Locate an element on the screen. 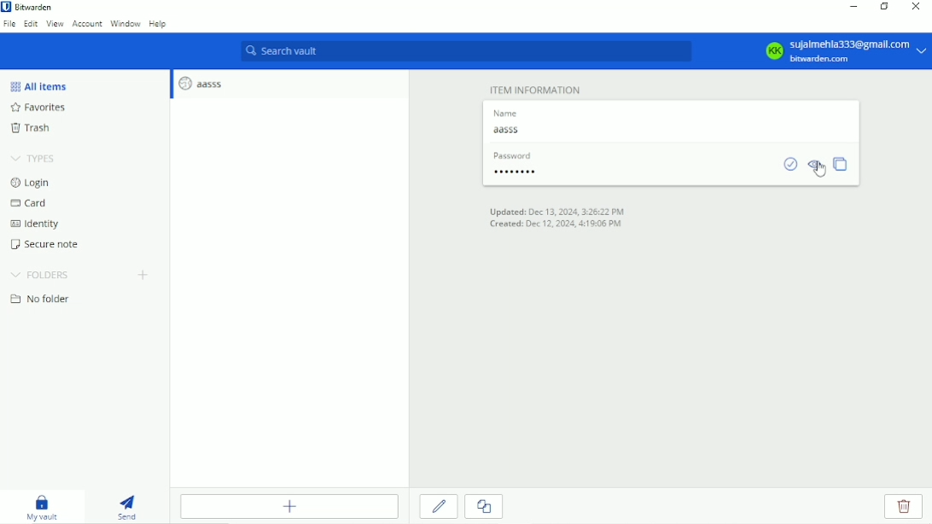 This screenshot has width=932, height=524. Card is located at coordinates (32, 203).